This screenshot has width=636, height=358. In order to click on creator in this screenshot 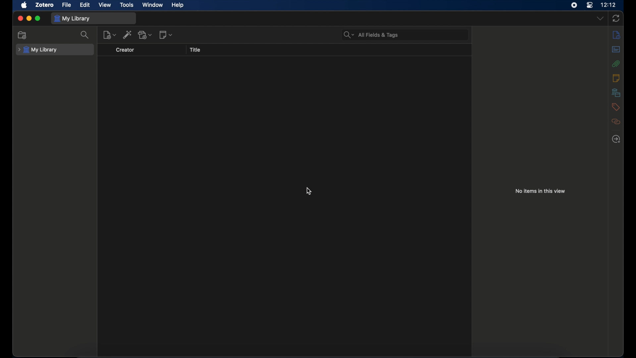, I will do `click(125, 50)`.